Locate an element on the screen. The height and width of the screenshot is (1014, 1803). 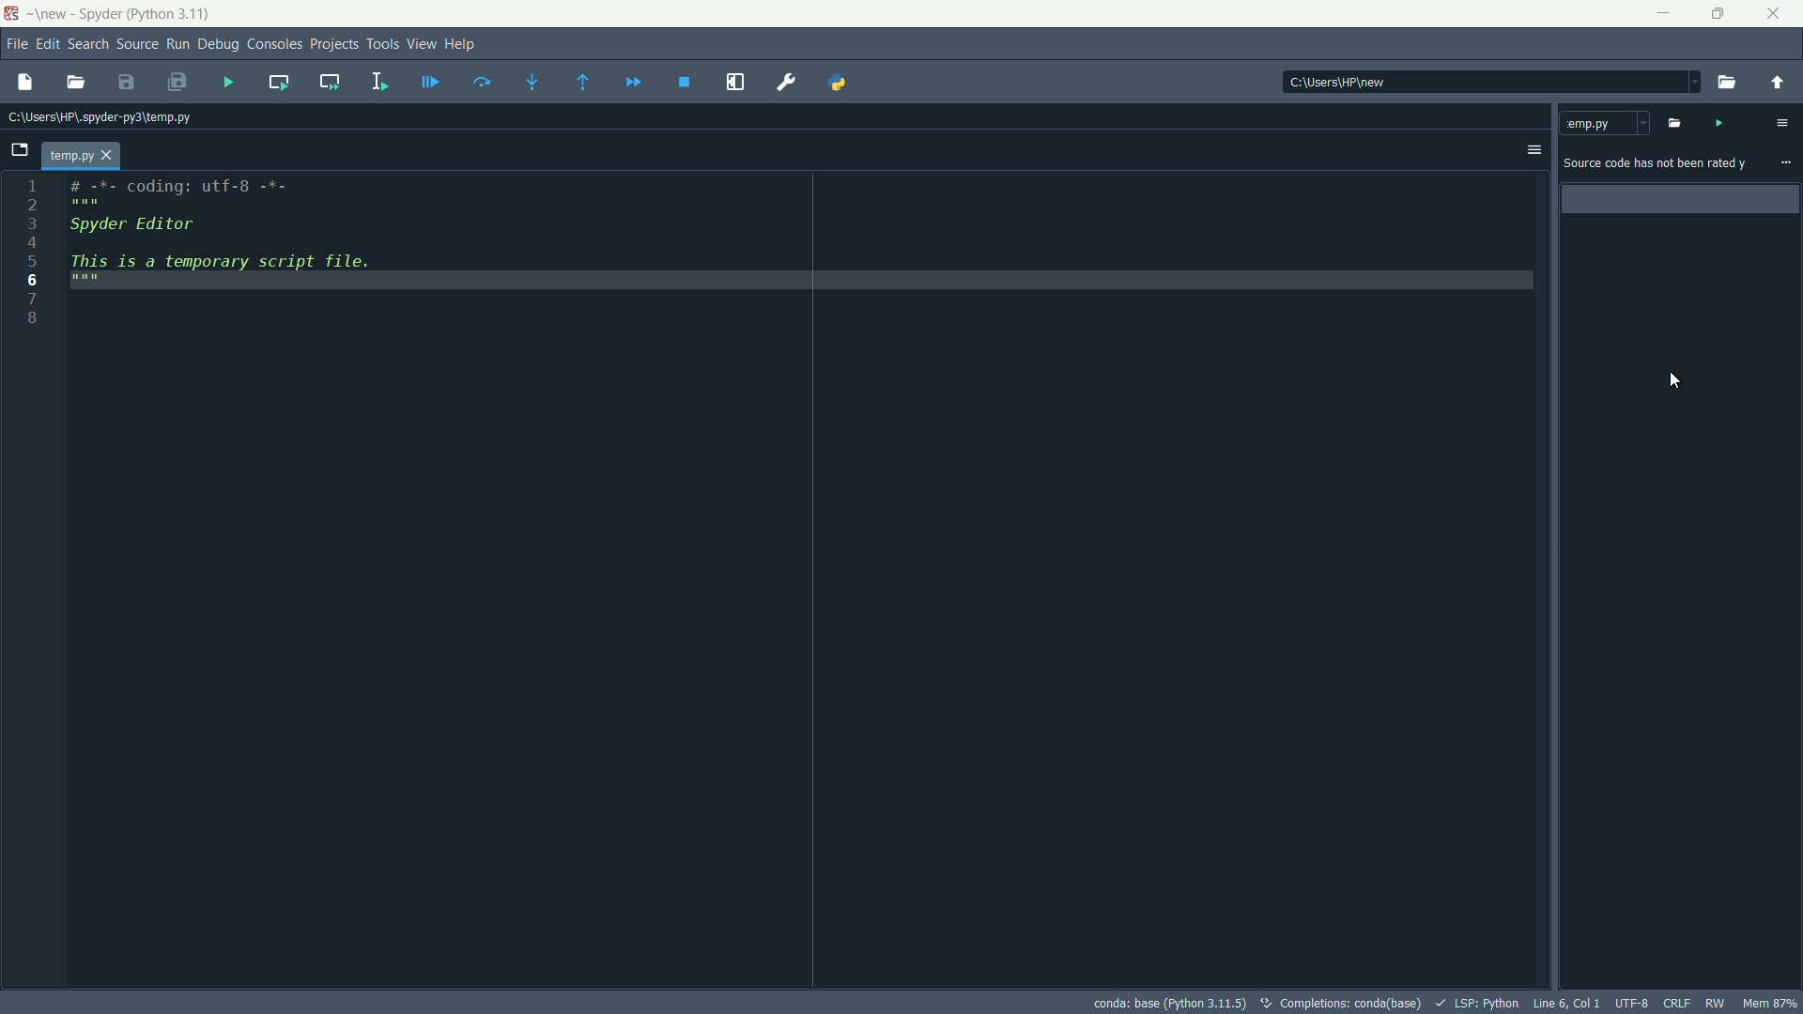
maximize current pane is located at coordinates (736, 82).